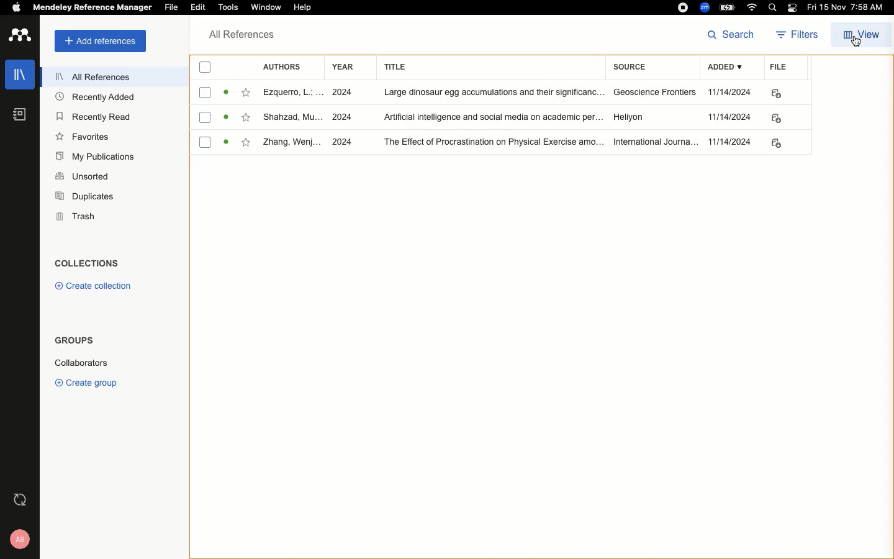 This screenshot has width=894, height=559. What do you see at coordinates (204, 142) in the screenshot?
I see `Checkbox` at bounding box center [204, 142].